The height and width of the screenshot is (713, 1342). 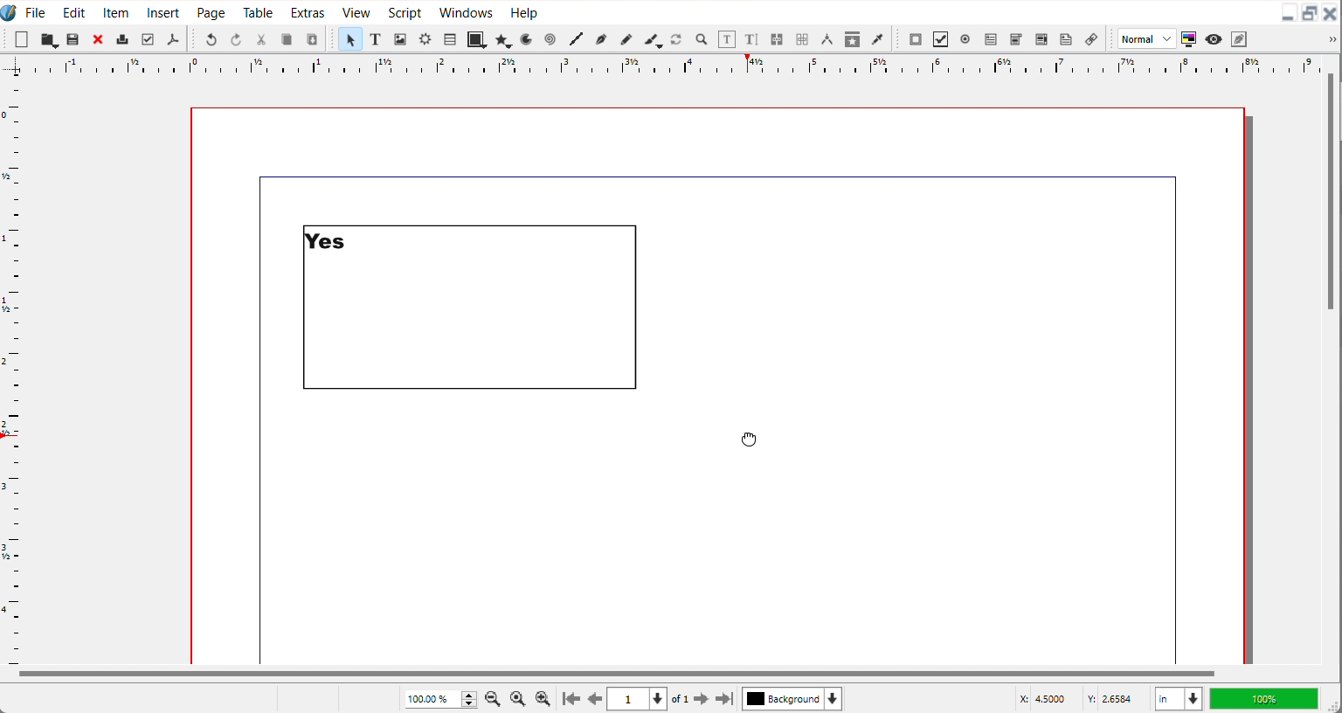 What do you see at coordinates (523, 11) in the screenshot?
I see `Help` at bounding box center [523, 11].